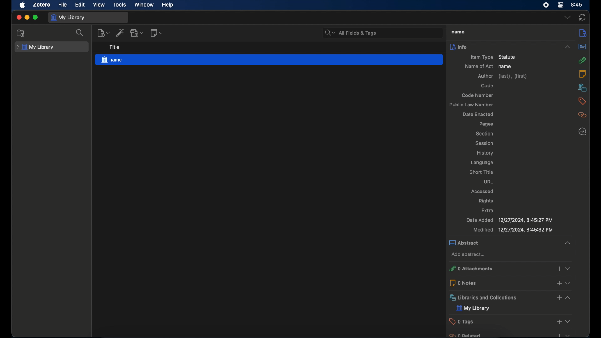 Image resolution: width=601 pixels, height=338 pixels. Describe the element at coordinates (81, 33) in the screenshot. I see `search` at that location.